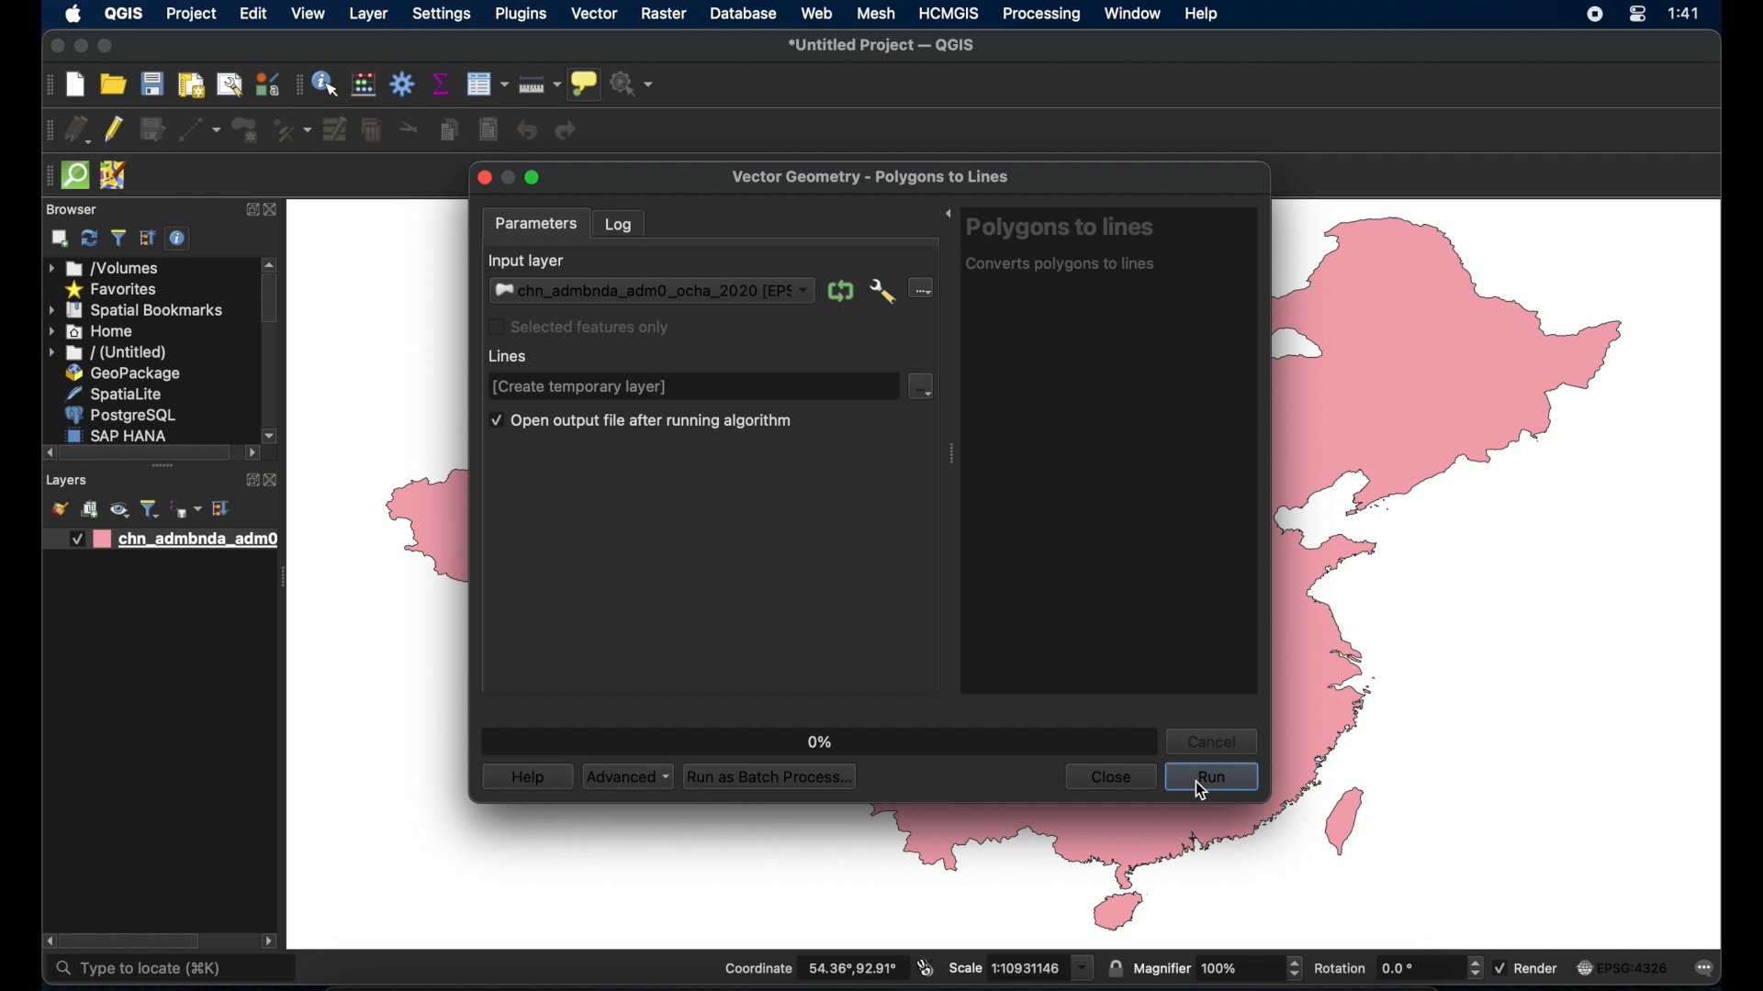 This screenshot has height=991, width=1763. What do you see at coordinates (273, 481) in the screenshot?
I see `close` at bounding box center [273, 481].